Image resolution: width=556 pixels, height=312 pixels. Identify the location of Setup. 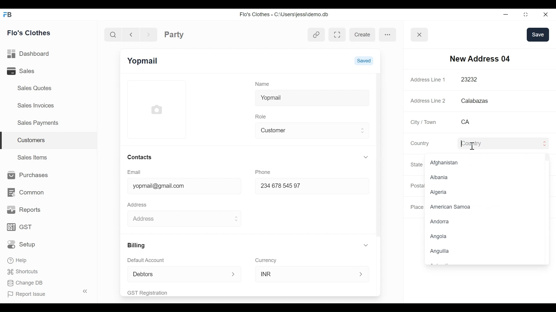
(23, 244).